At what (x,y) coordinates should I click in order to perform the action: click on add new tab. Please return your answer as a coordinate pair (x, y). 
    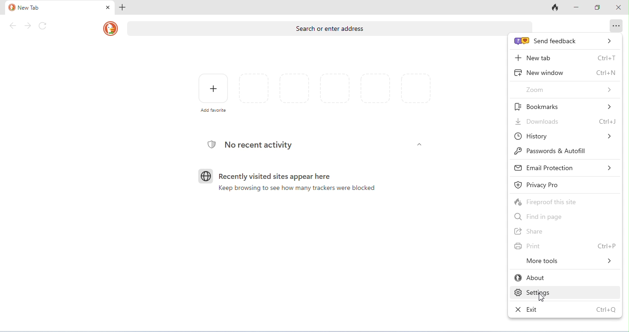
    Looking at the image, I should click on (124, 8).